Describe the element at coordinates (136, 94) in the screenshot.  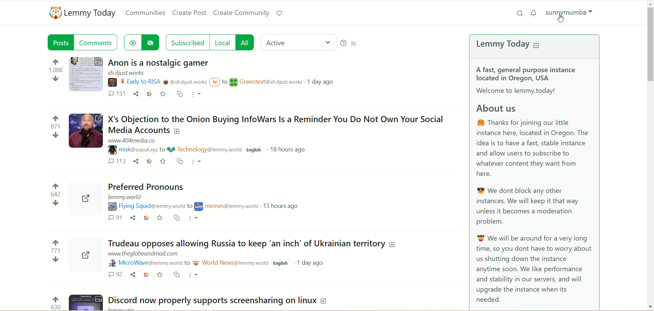
I see `share` at that location.